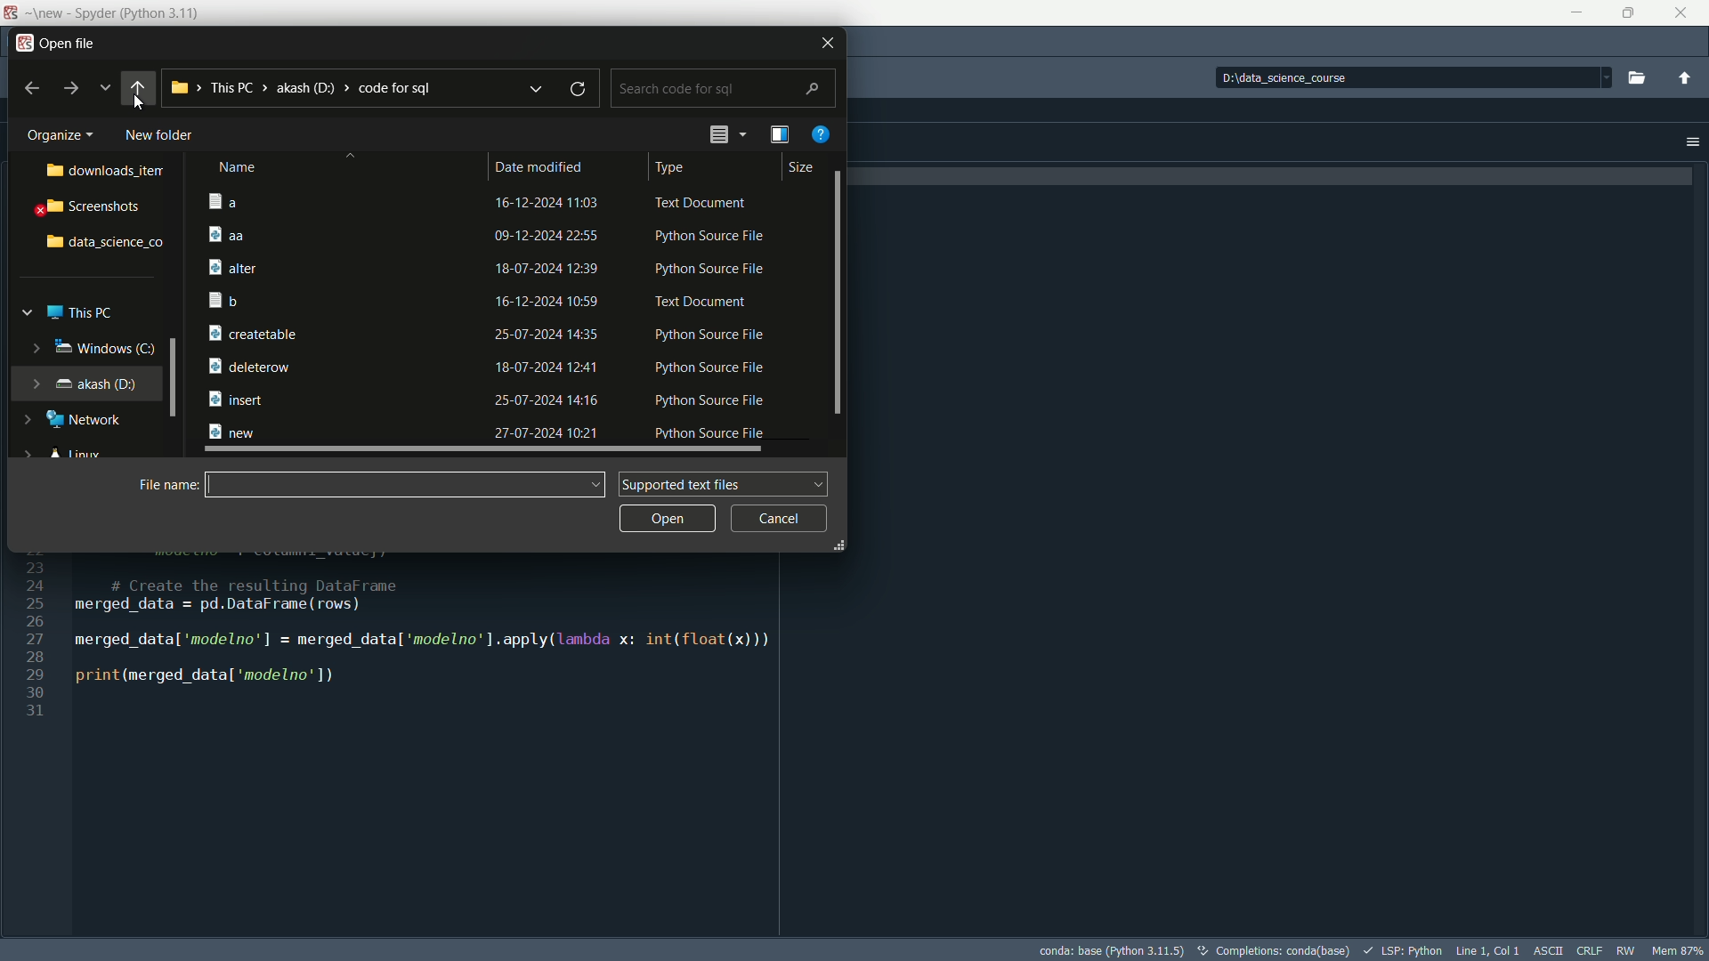  I want to click on 25-07-2024 14:16 Python Source File, so click(632, 400).